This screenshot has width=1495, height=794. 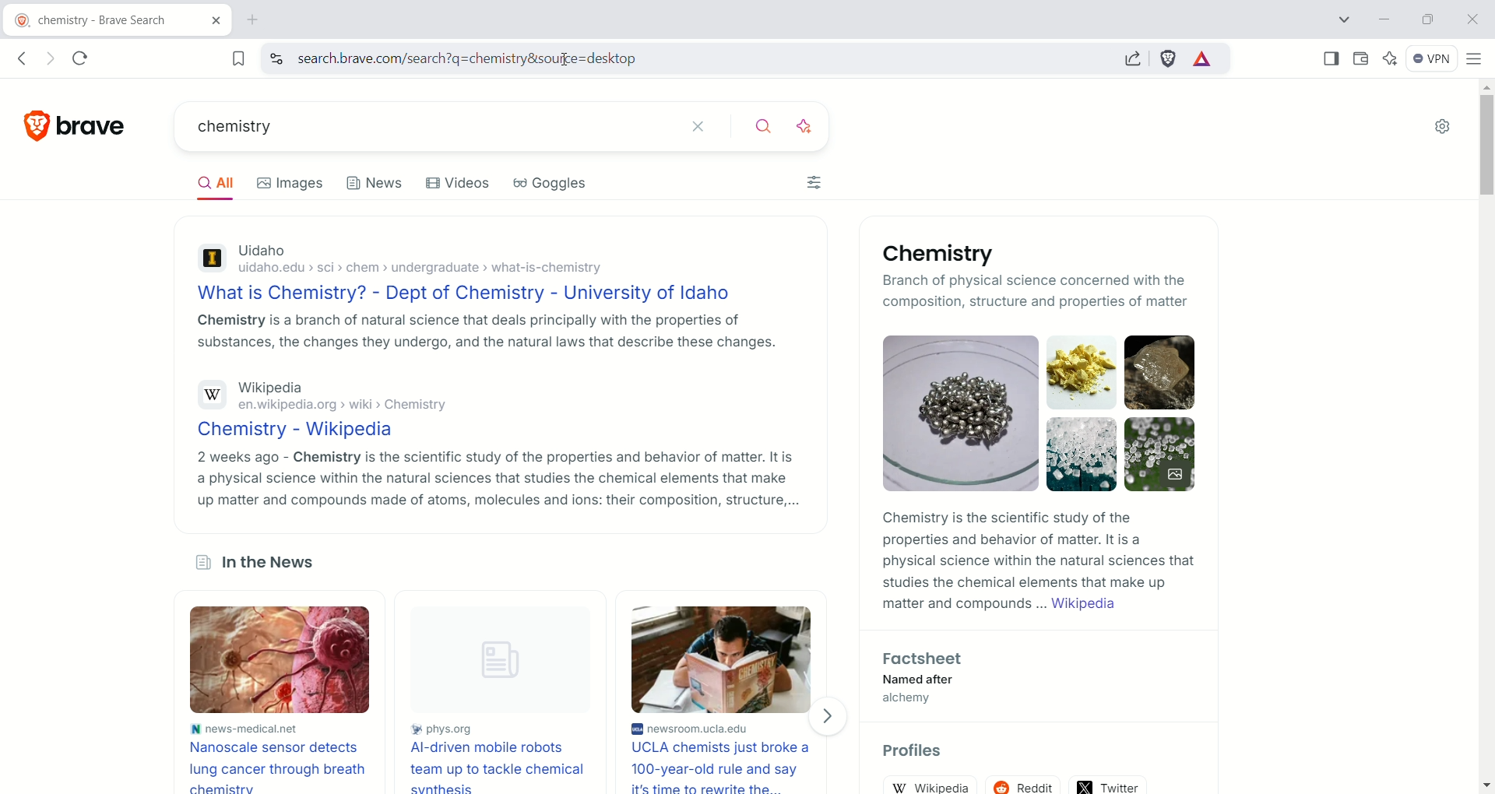 I want to click on images, so click(x=290, y=185).